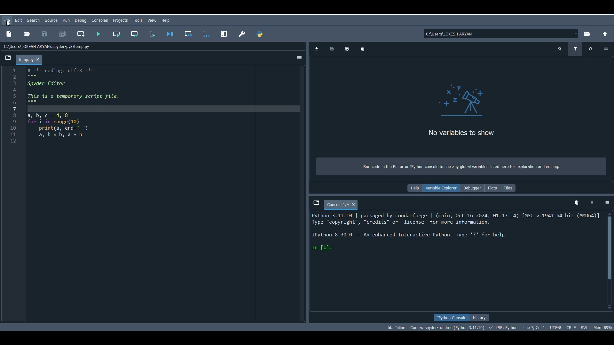 The height and width of the screenshot is (345, 614). I want to click on Code editor, so click(163, 195).